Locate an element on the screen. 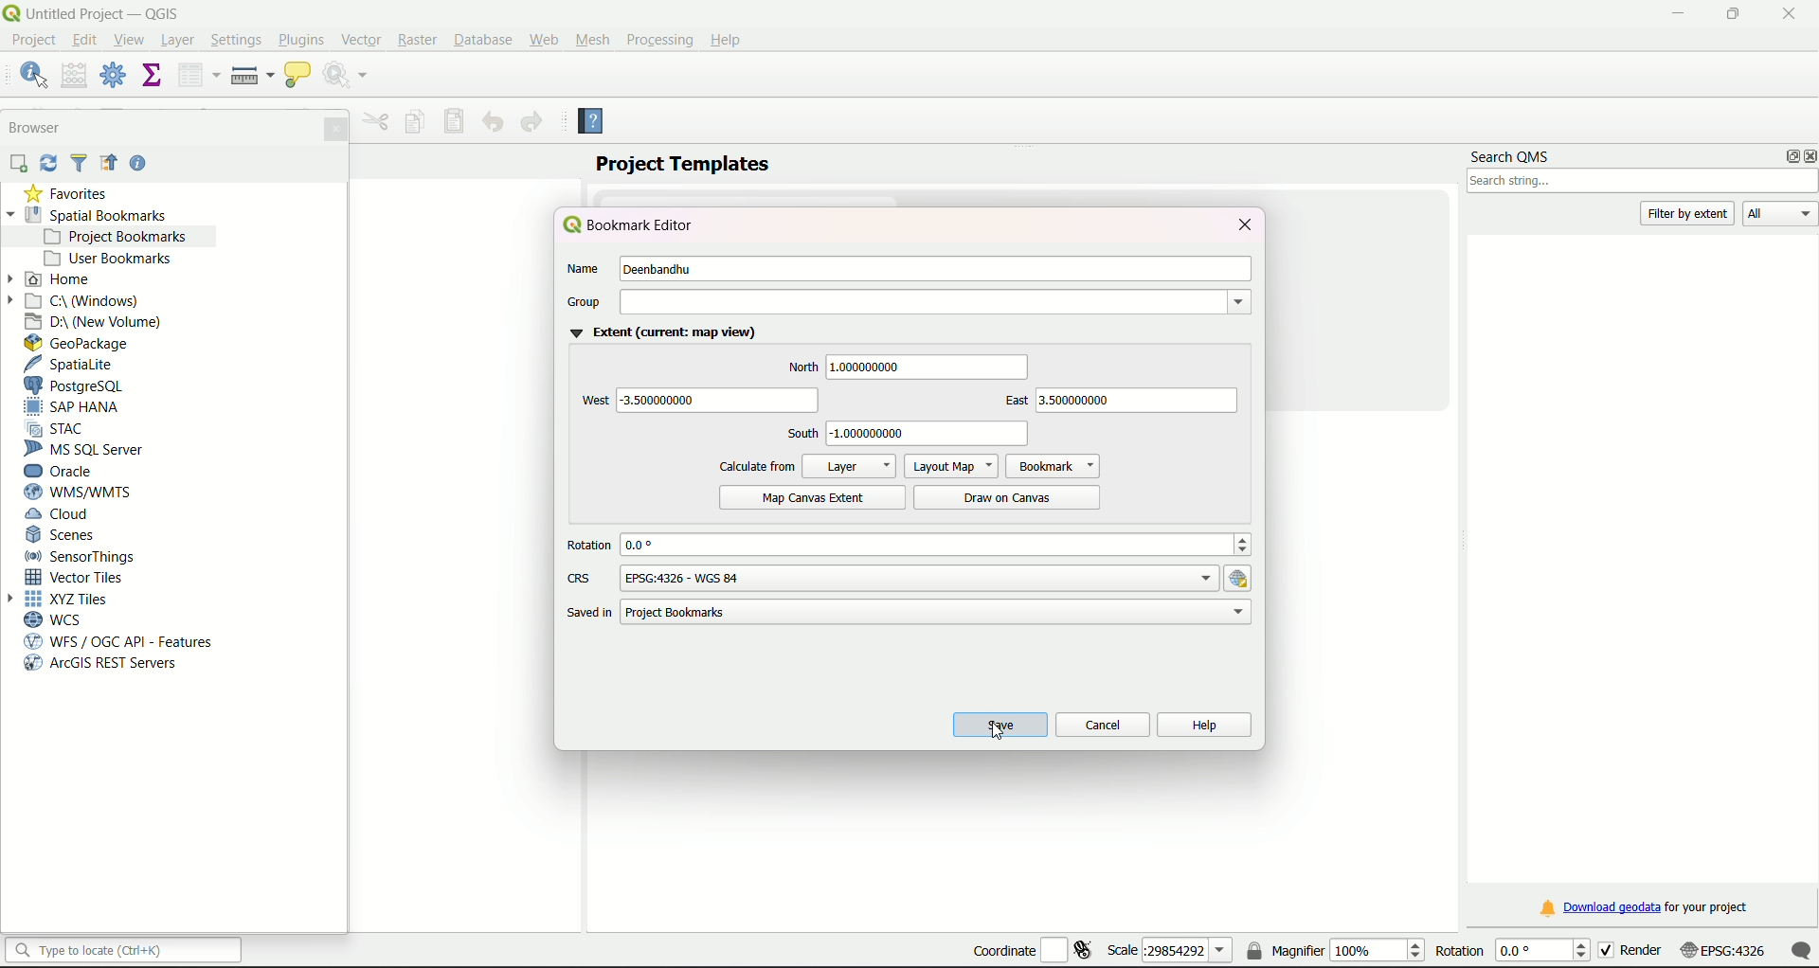 This screenshot has height=968, width=1819. Vector is located at coordinates (362, 37).